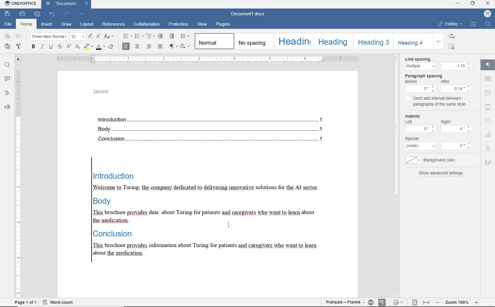 This screenshot has height=307, width=495. Describe the element at coordinates (253, 41) in the screenshot. I see `no spacing` at that location.